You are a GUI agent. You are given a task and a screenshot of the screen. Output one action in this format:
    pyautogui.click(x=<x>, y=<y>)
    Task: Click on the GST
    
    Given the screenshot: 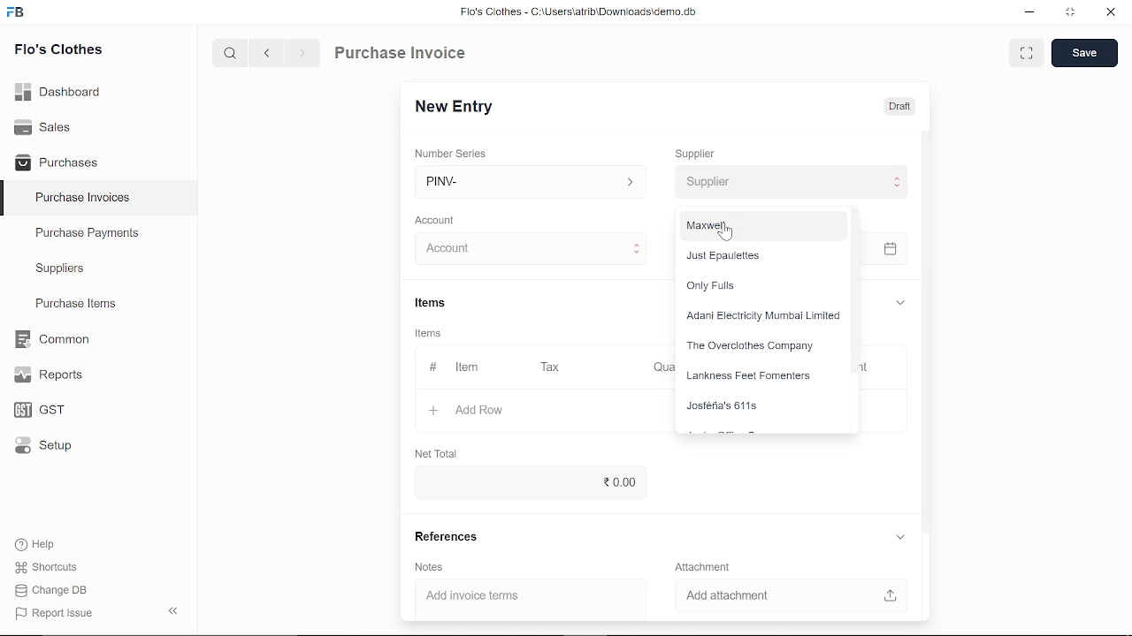 What is the action you would take?
    pyautogui.click(x=34, y=411)
    